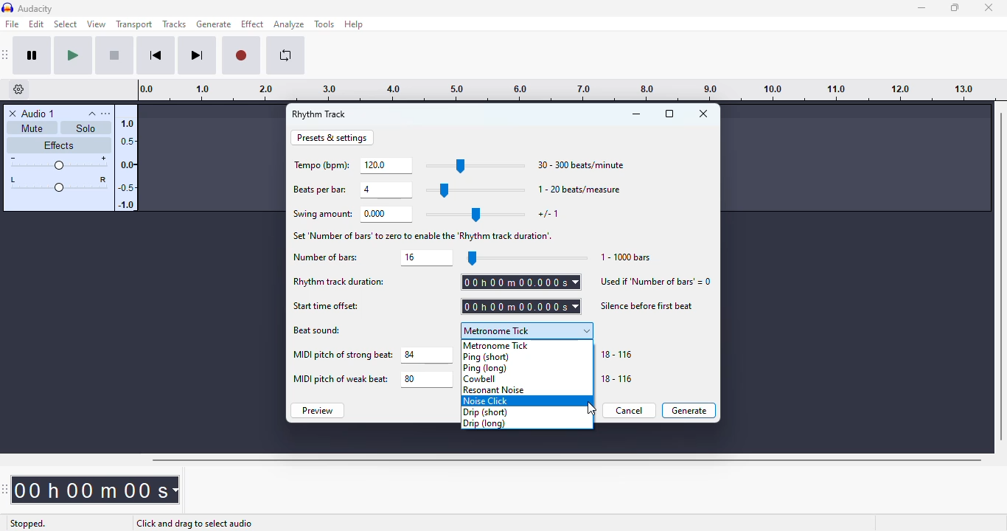 The width and height of the screenshot is (1007, 531). I want to click on 30-300 beats/minute, so click(579, 164).